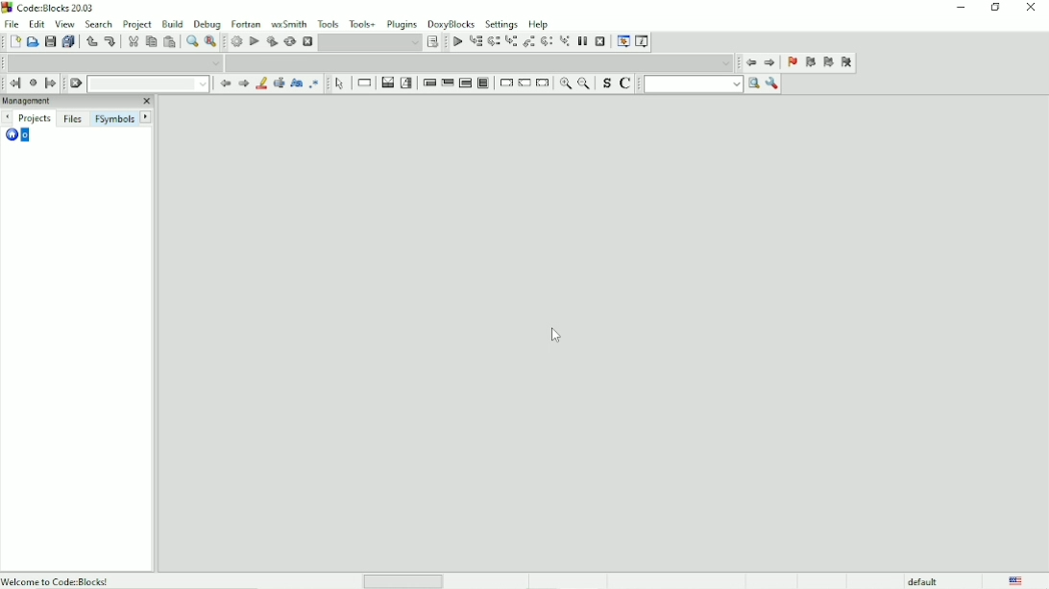 The image size is (1049, 589). I want to click on Jump back, so click(12, 82).